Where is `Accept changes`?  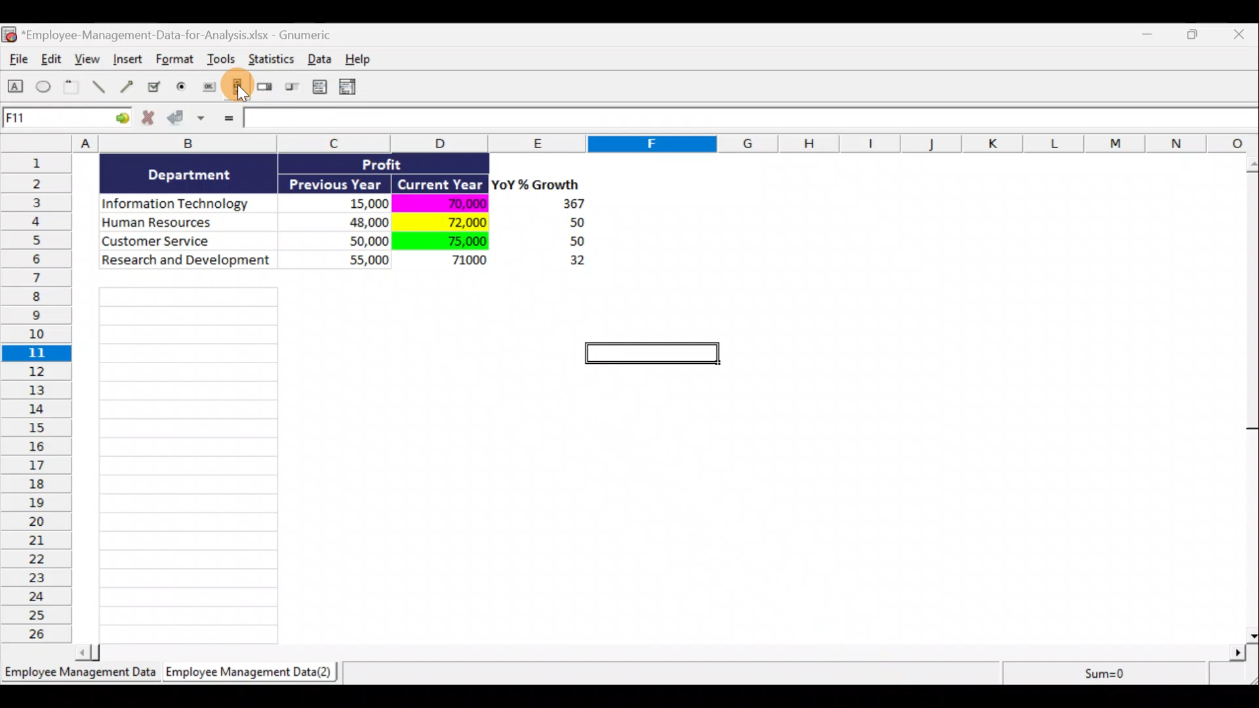
Accept changes is located at coordinates (188, 123).